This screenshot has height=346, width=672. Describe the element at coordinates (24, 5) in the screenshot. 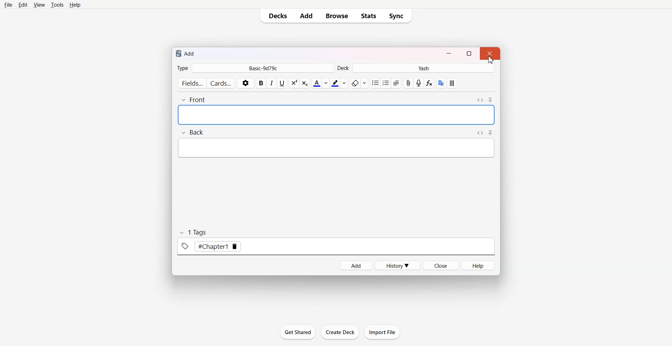

I see `Edit` at that location.